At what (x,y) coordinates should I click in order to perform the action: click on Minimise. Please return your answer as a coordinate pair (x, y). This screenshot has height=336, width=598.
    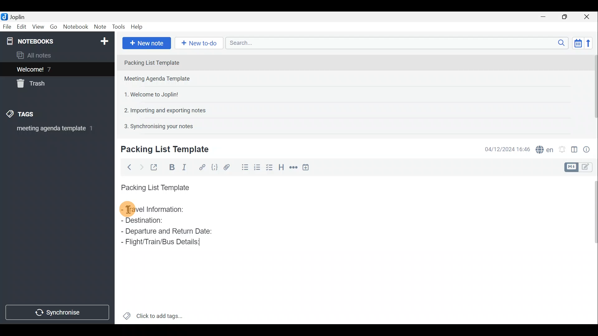
    Looking at the image, I should click on (546, 18).